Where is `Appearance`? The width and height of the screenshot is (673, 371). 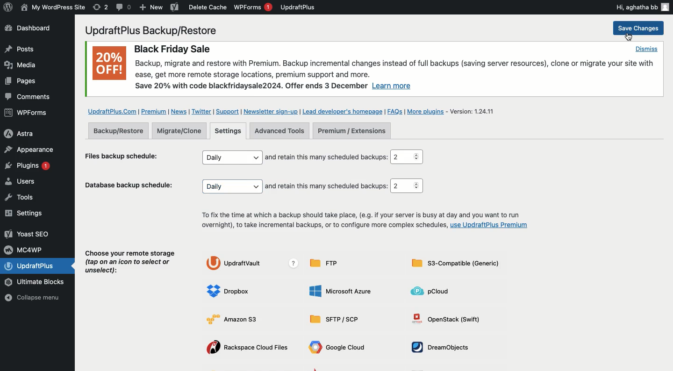
Appearance is located at coordinates (29, 149).